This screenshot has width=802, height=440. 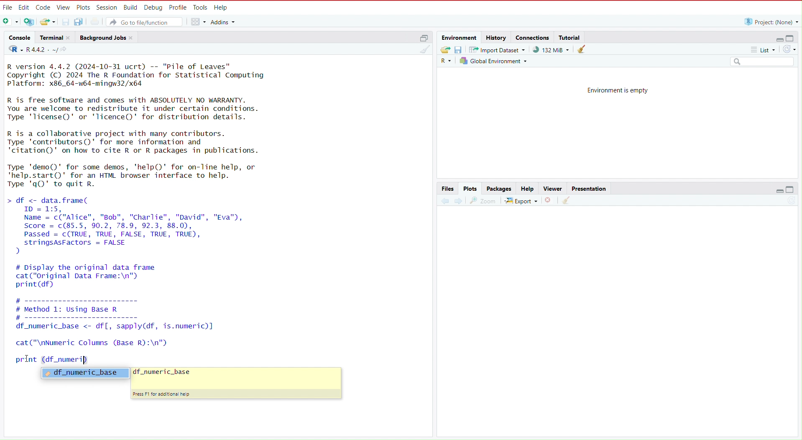 What do you see at coordinates (24, 6) in the screenshot?
I see `Edit` at bounding box center [24, 6].